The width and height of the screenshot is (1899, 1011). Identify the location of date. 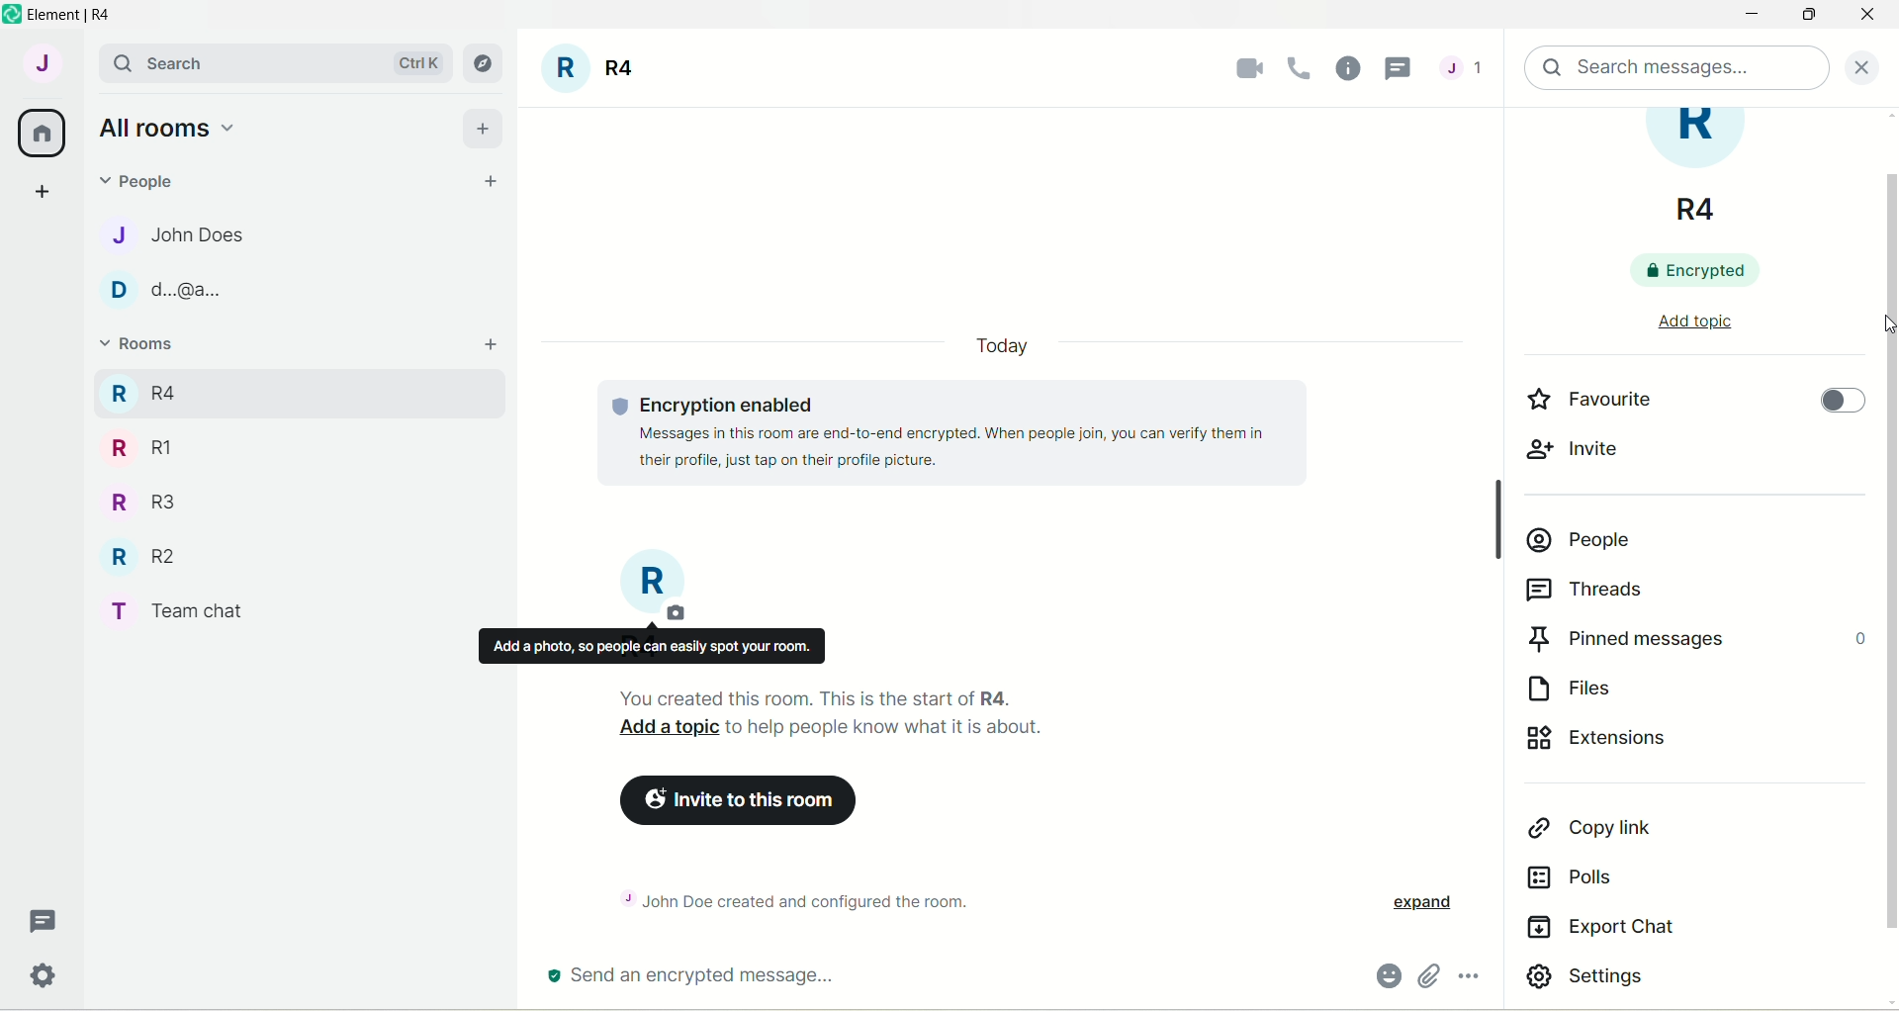
(1001, 346).